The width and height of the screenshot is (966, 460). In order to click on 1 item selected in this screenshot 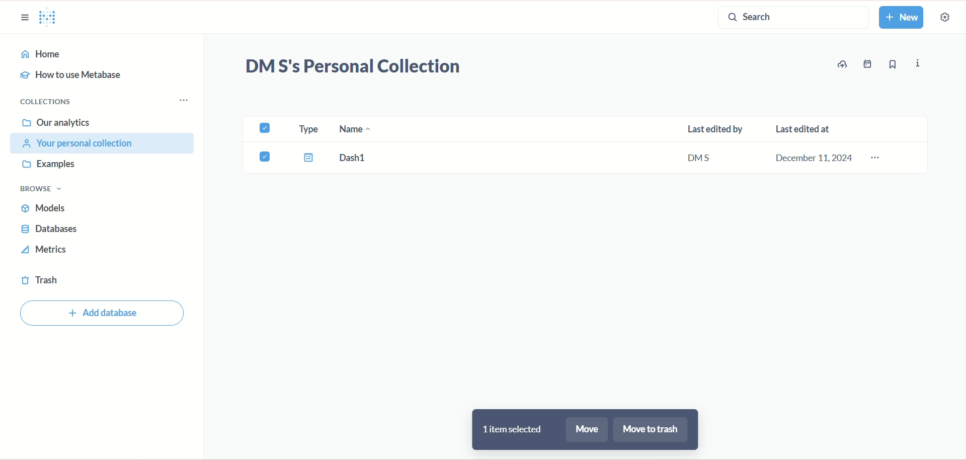, I will do `click(513, 429)`.